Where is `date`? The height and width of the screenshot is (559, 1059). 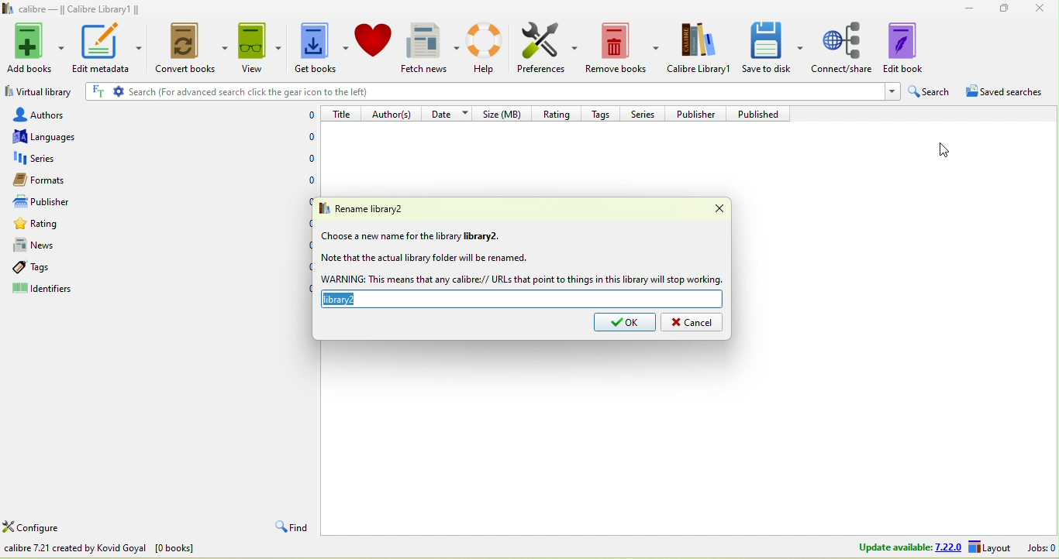
date is located at coordinates (450, 112).